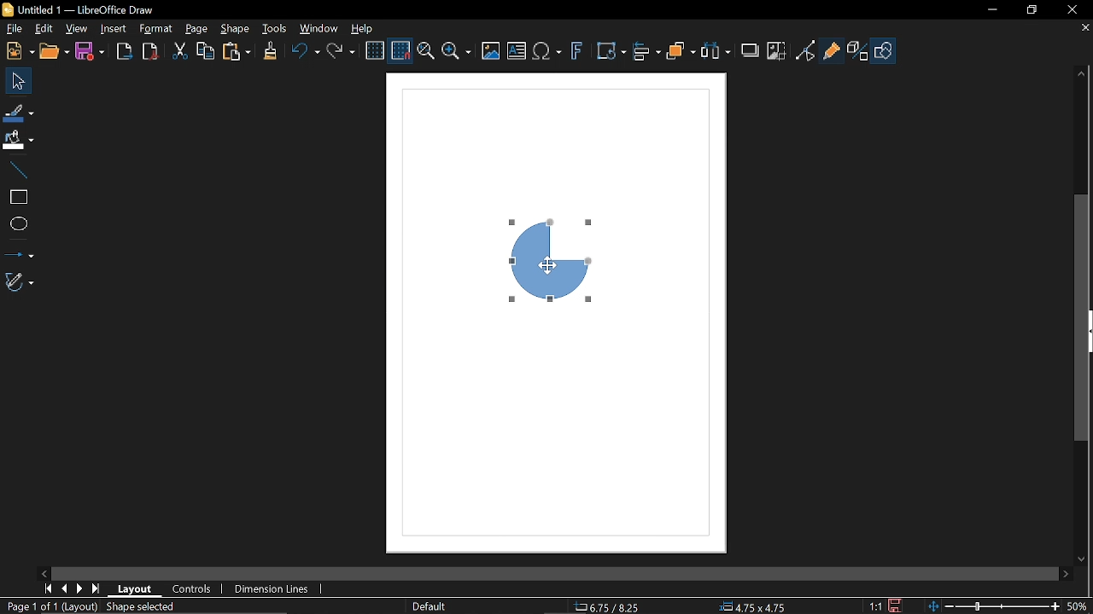 The image size is (1093, 614). Describe the element at coordinates (401, 49) in the screenshot. I see `Display to grid` at that location.